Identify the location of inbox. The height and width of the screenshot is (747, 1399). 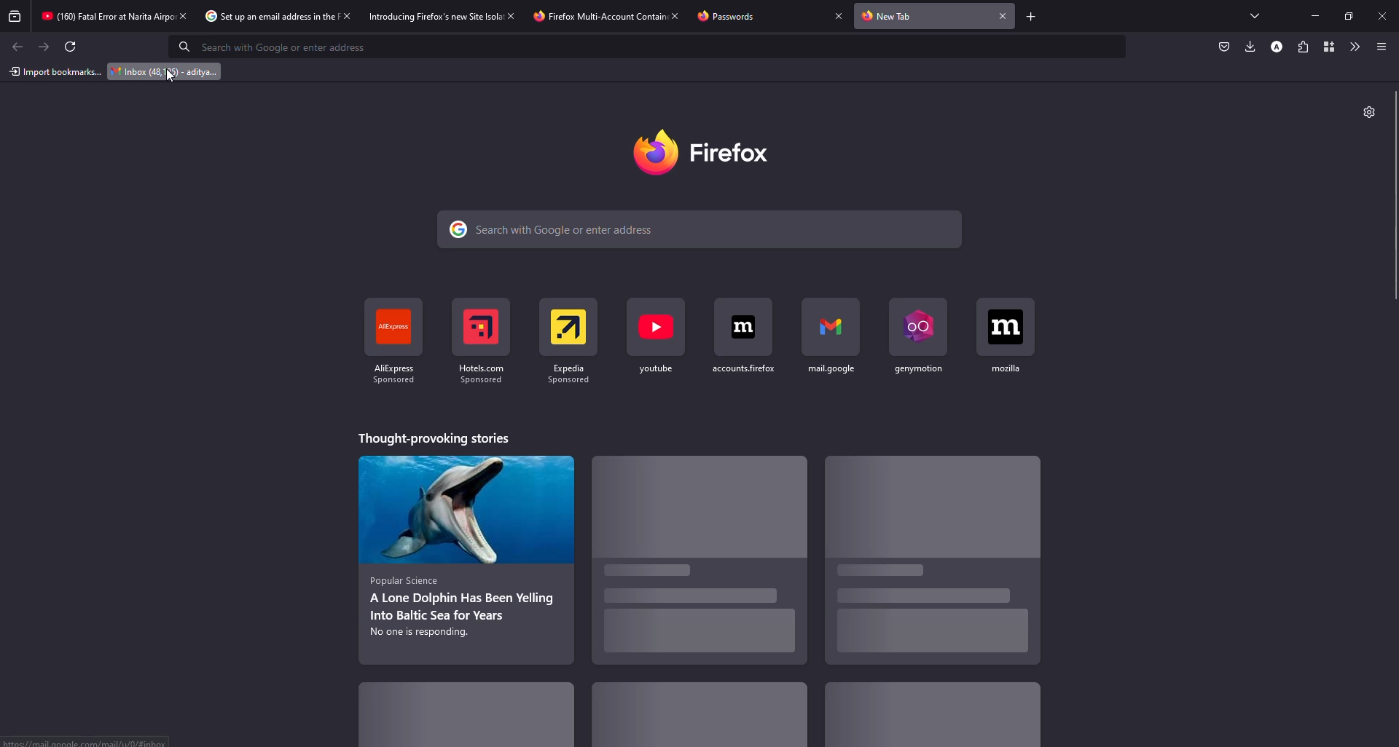
(162, 72).